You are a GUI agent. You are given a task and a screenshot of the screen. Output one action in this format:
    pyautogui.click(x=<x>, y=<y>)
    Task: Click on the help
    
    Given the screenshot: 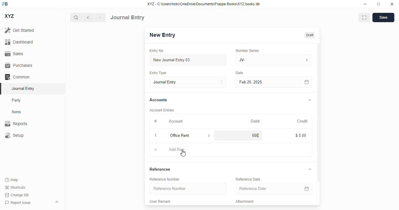 What is the action you would take?
    pyautogui.click(x=12, y=180)
    